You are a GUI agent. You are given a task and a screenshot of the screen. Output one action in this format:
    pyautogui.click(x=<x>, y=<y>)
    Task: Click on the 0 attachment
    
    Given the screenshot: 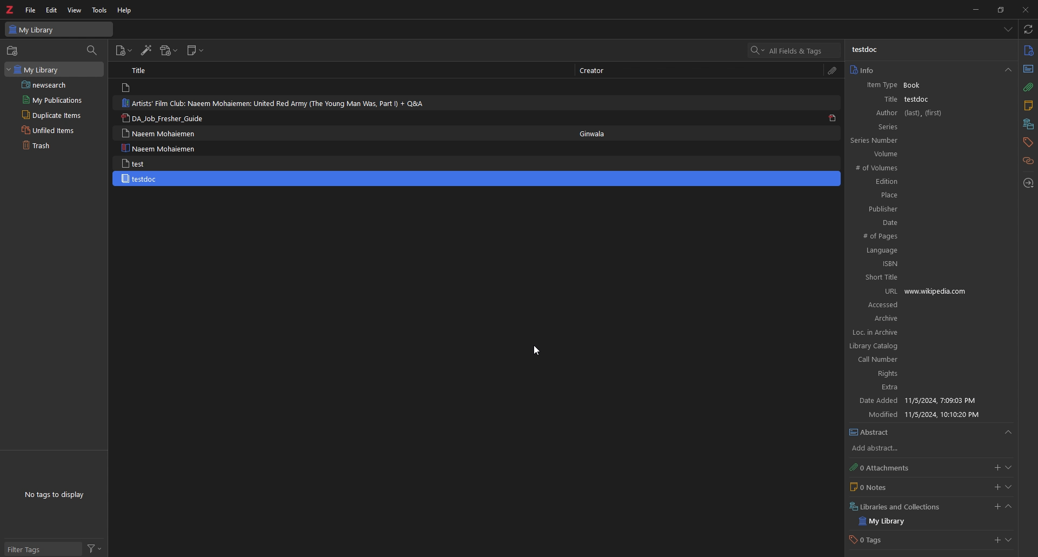 What is the action you would take?
    pyautogui.click(x=884, y=468)
    